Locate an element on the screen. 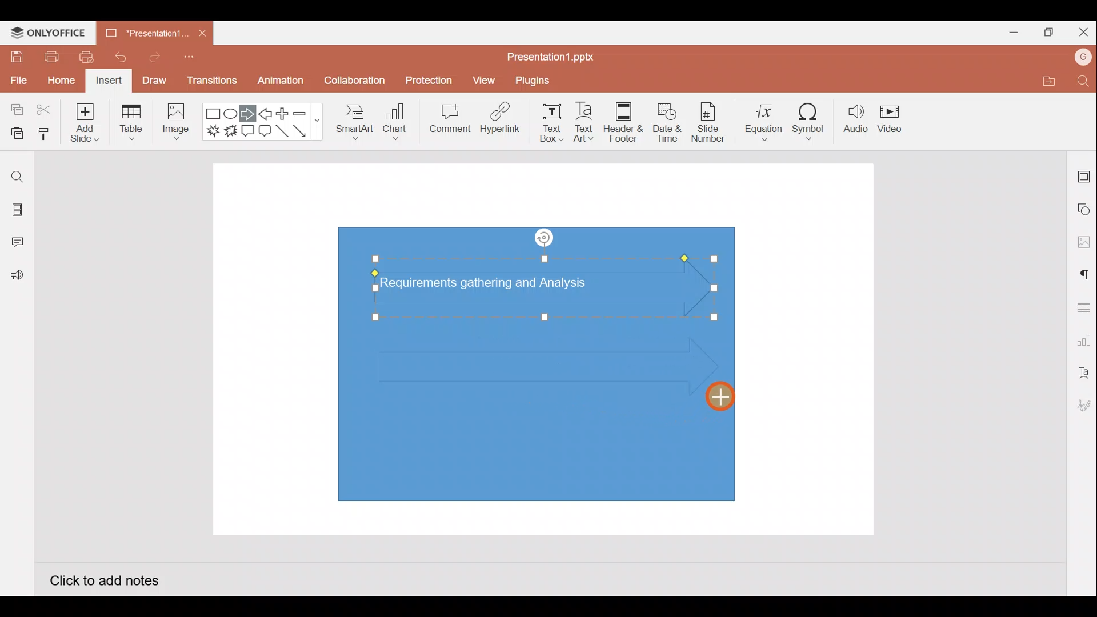 The width and height of the screenshot is (1097, 617). Print file is located at coordinates (50, 56).